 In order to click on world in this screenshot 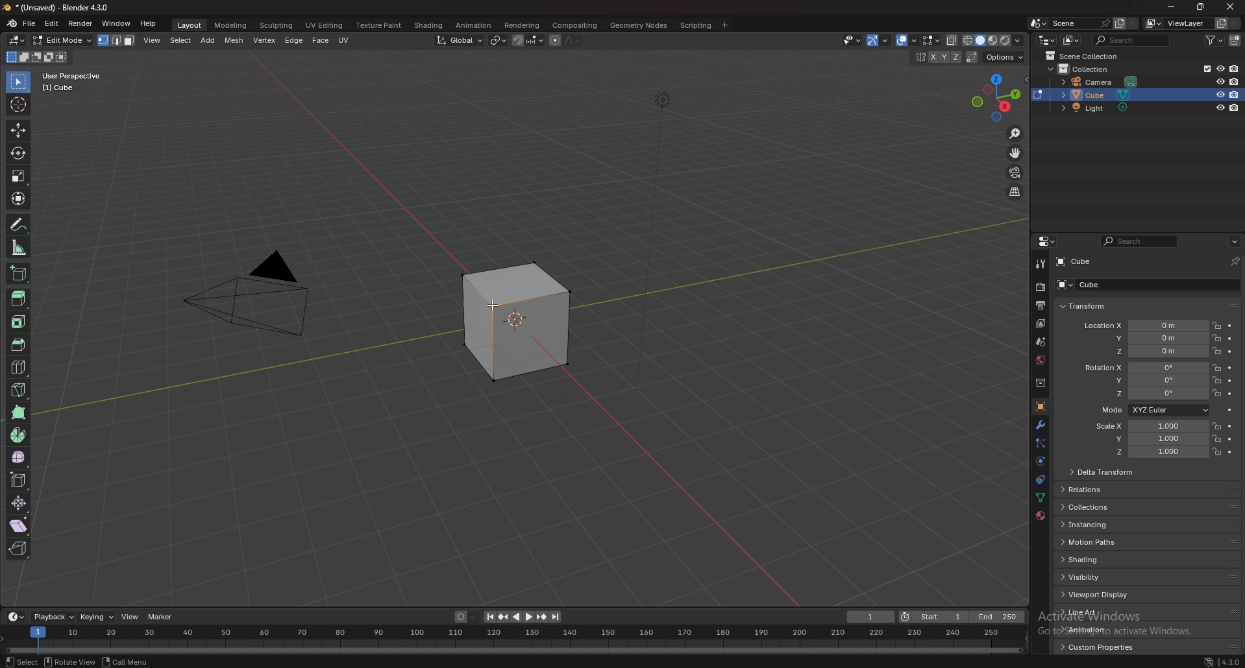, I will do `click(1041, 360)`.